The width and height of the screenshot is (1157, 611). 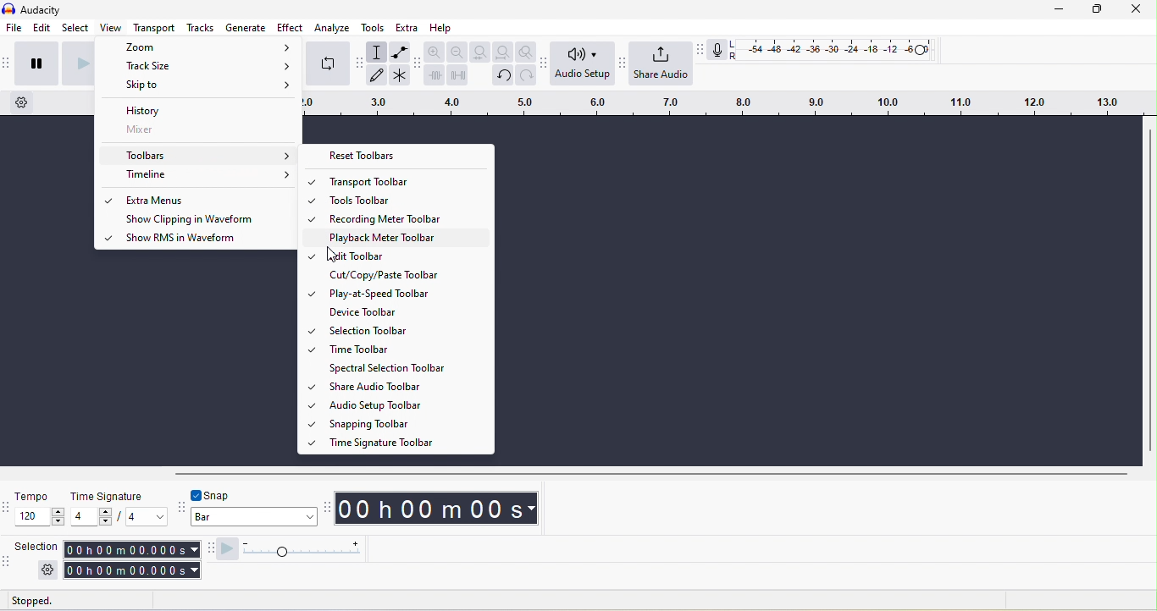 I want to click on horizontal scrollbar, so click(x=651, y=475).